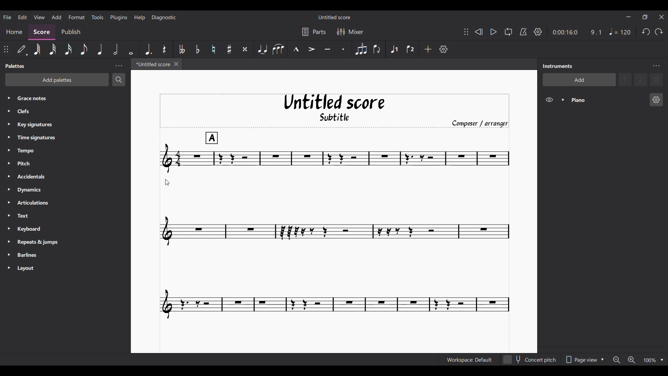  Describe the element at coordinates (84, 49) in the screenshot. I see `8th note` at that location.